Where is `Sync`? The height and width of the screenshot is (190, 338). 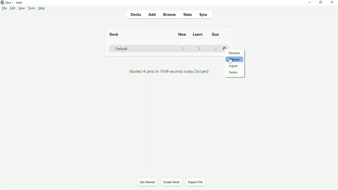 Sync is located at coordinates (205, 15).